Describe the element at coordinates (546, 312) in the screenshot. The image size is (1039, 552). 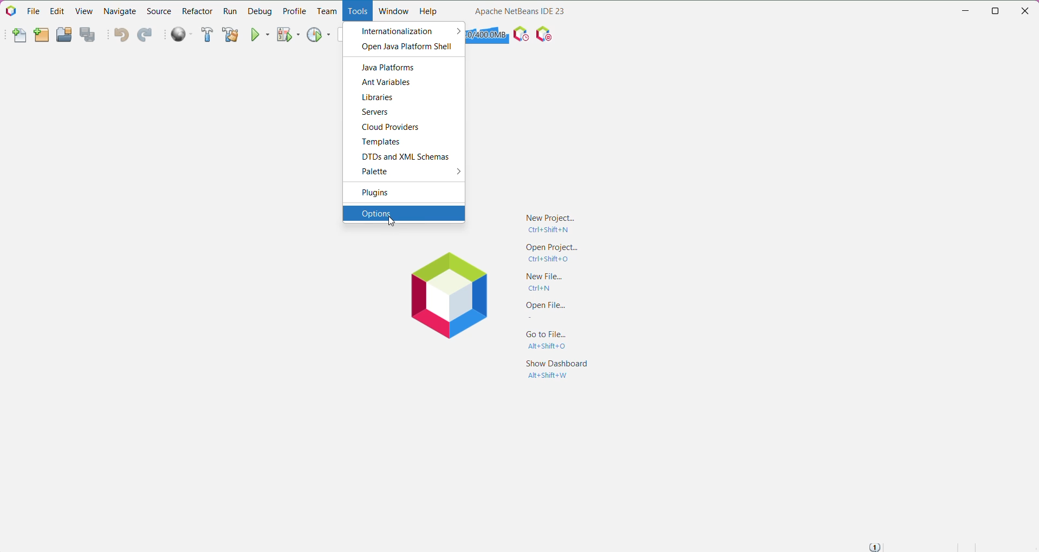
I see `` at that location.